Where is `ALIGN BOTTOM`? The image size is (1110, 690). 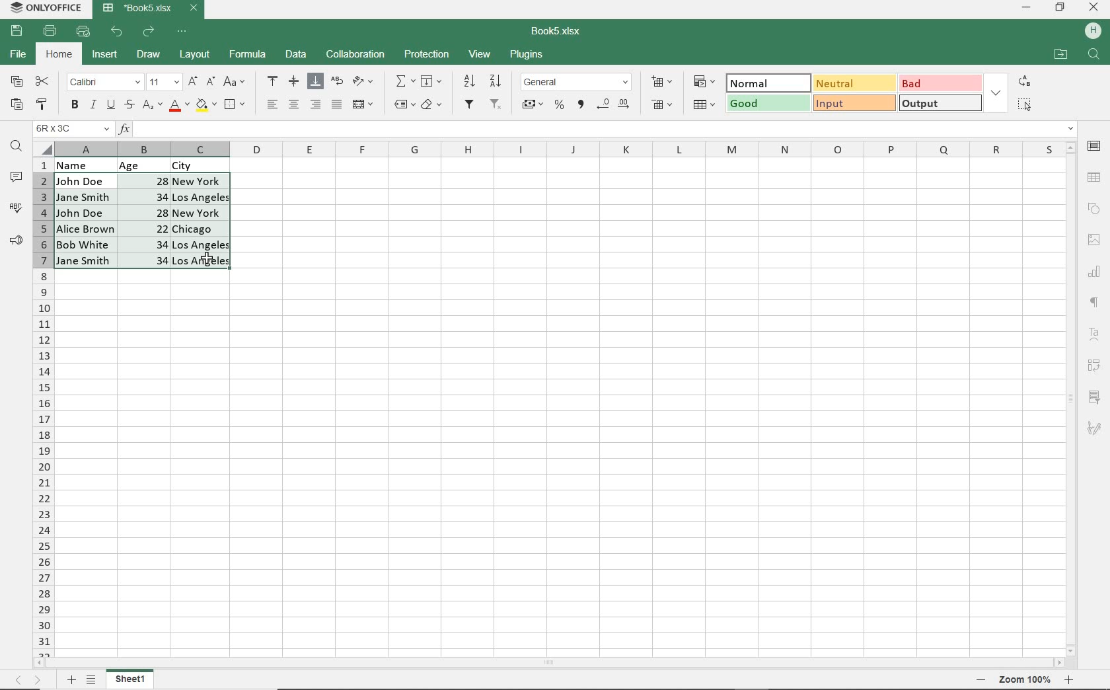 ALIGN BOTTOM is located at coordinates (315, 81).